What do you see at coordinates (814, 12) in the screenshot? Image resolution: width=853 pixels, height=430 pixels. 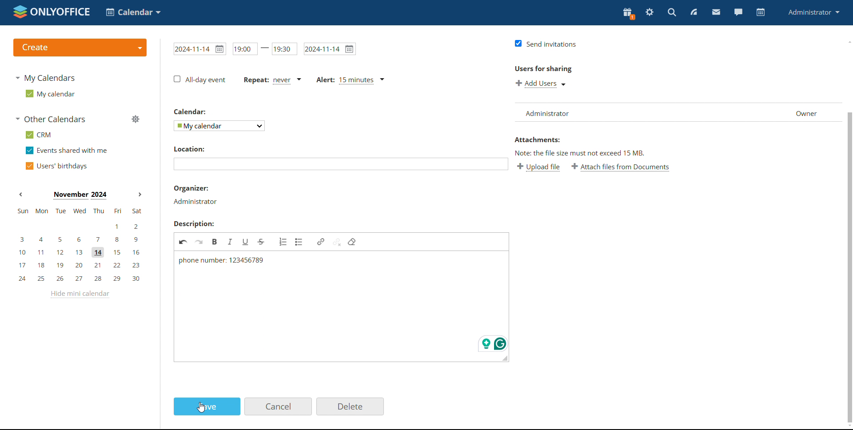 I see `profile` at bounding box center [814, 12].